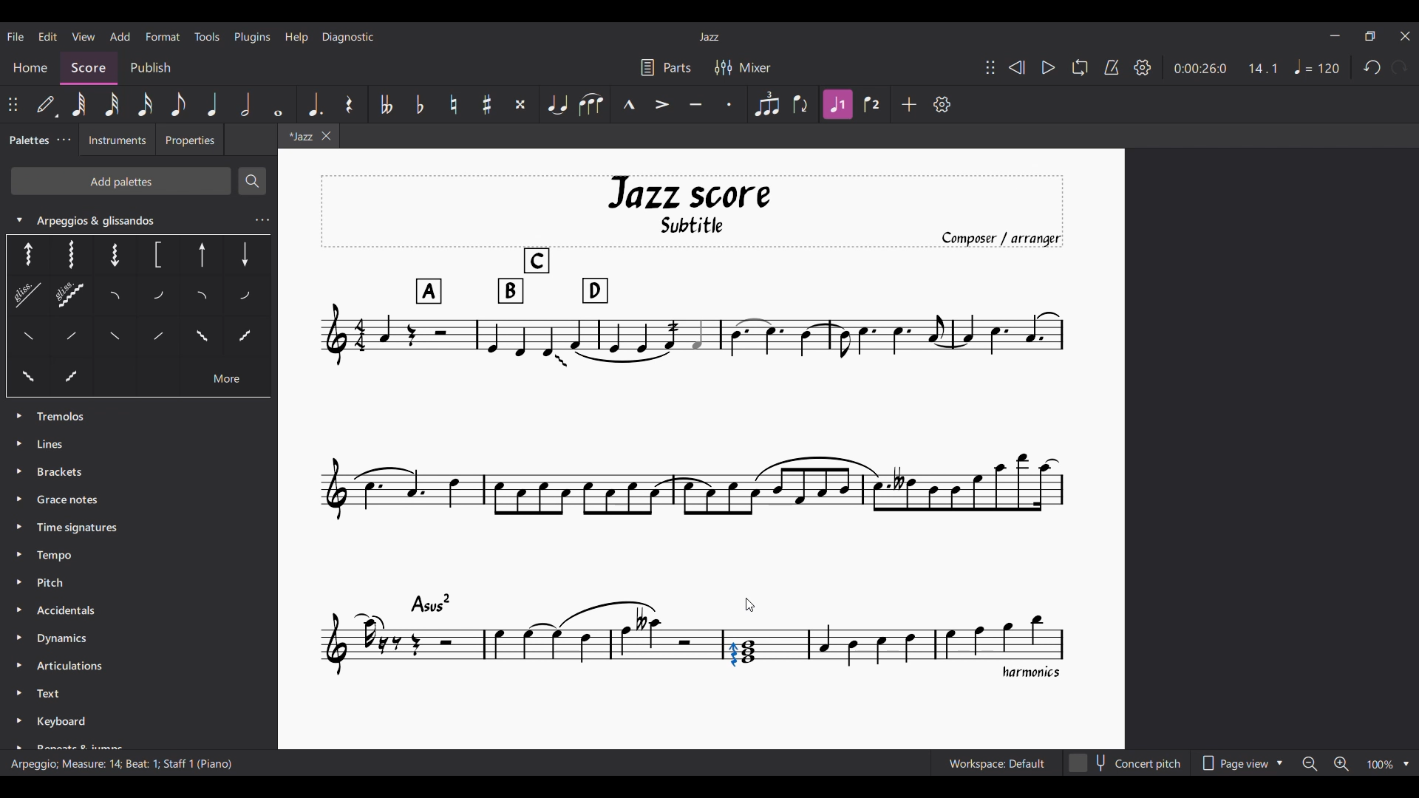 The height and width of the screenshot is (798, 1419). I want to click on Arpeggios & glissandos, so click(140, 216).